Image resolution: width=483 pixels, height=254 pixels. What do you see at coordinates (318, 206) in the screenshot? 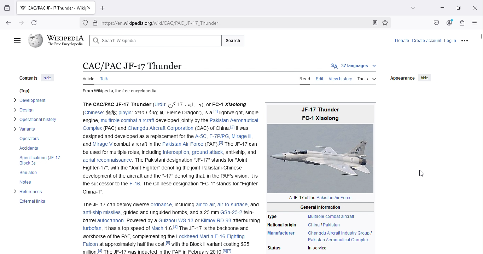
I see `‘General information` at bounding box center [318, 206].